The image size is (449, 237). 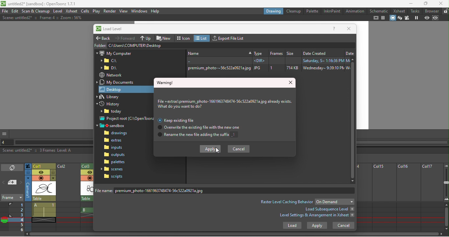 I want to click on Overwrite the existing file with the new one, so click(x=197, y=128).